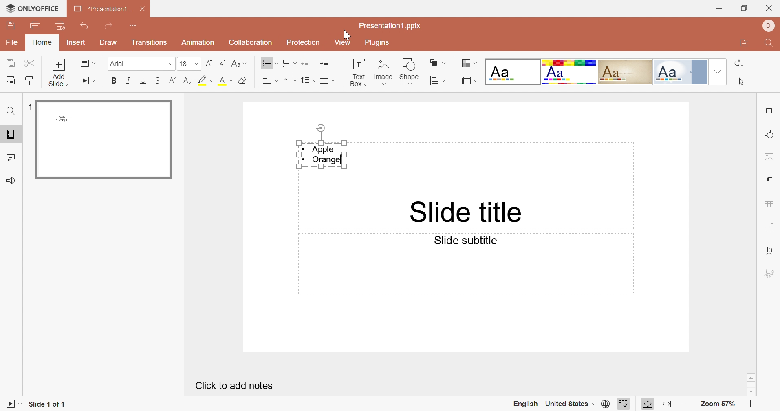 The image size is (780, 411). Describe the element at coordinates (770, 110) in the screenshot. I see `slide settings` at that location.